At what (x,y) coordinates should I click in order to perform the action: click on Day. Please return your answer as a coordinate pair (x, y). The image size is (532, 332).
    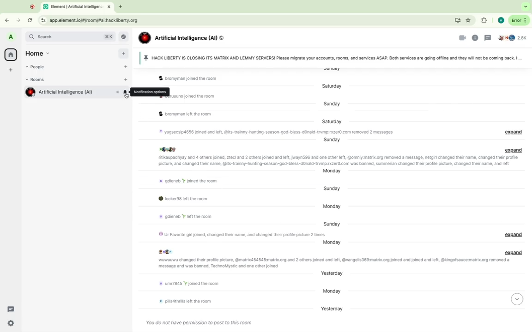
    Looking at the image, I should click on (330, 86).